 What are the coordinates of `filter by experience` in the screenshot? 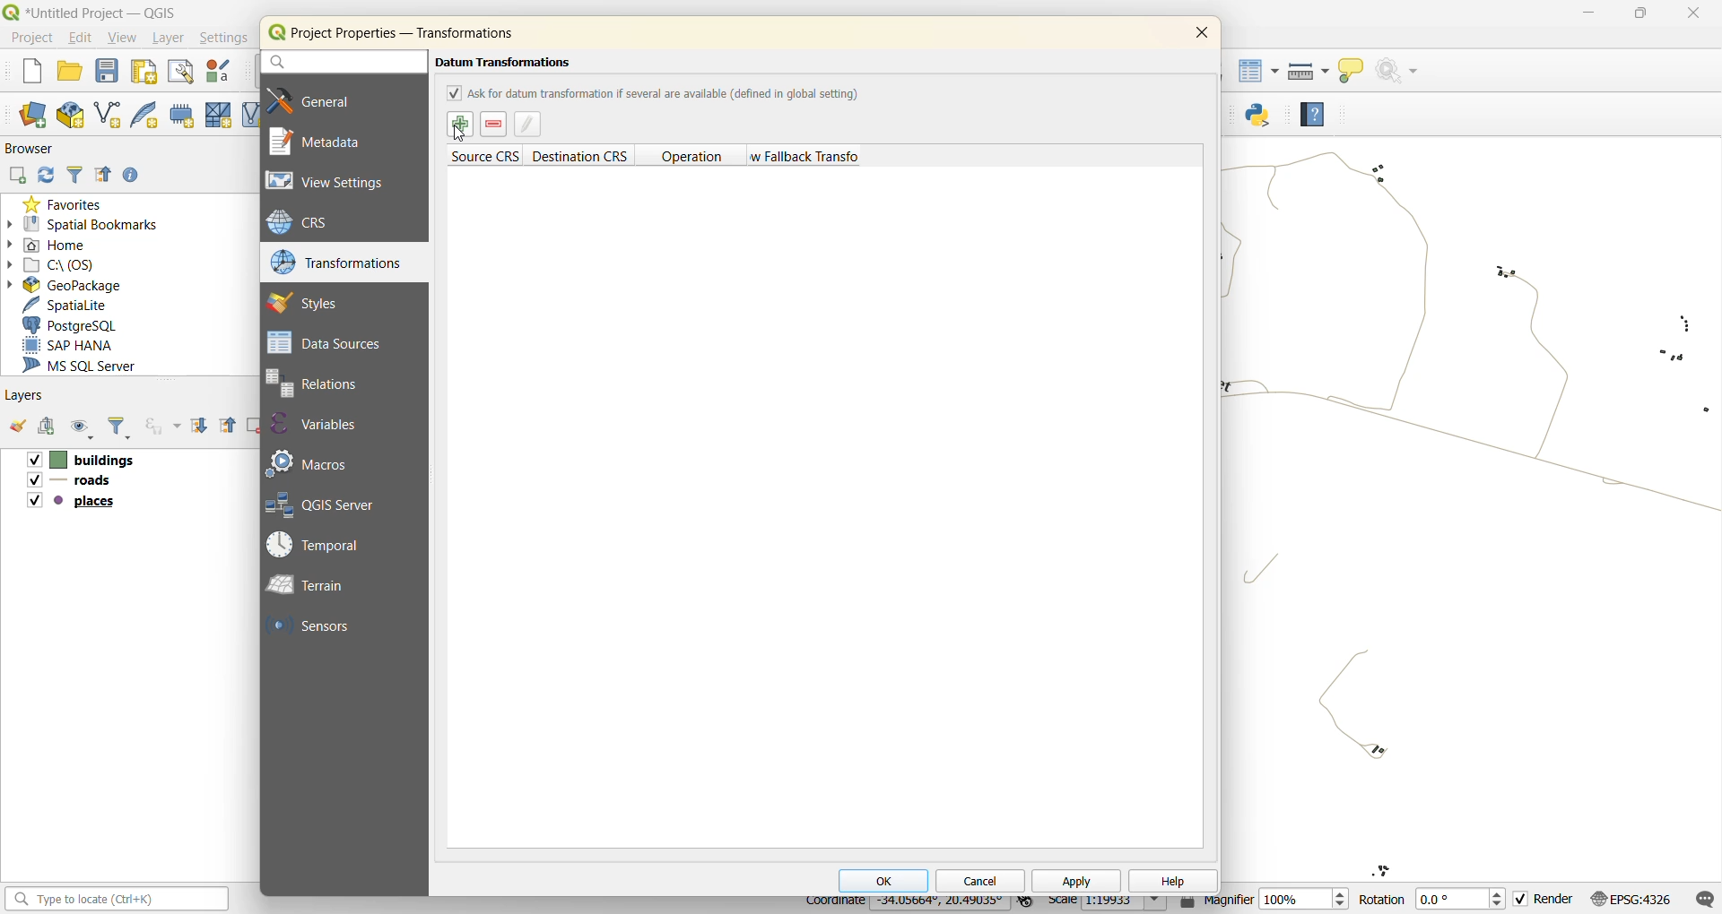 It's located at (161, 427).